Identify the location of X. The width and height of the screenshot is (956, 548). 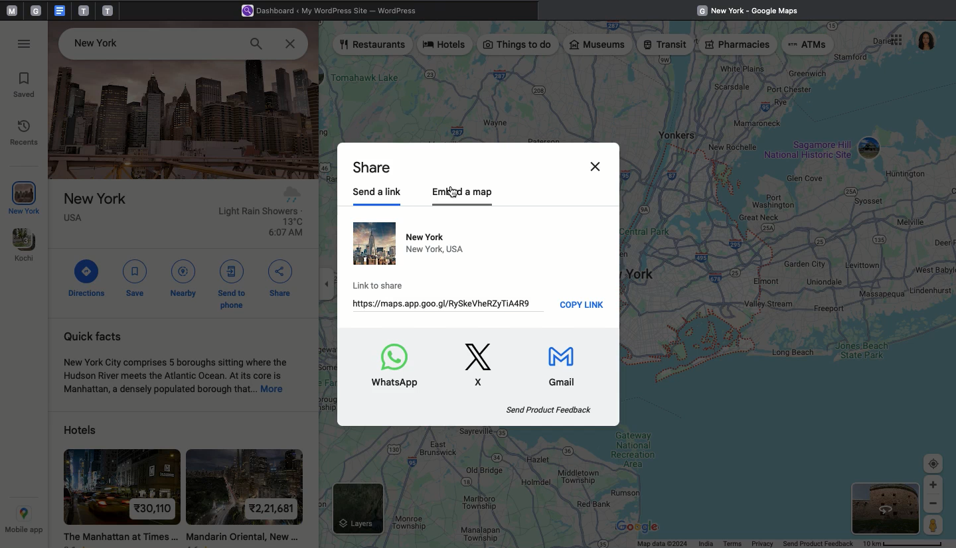
(482, 364).